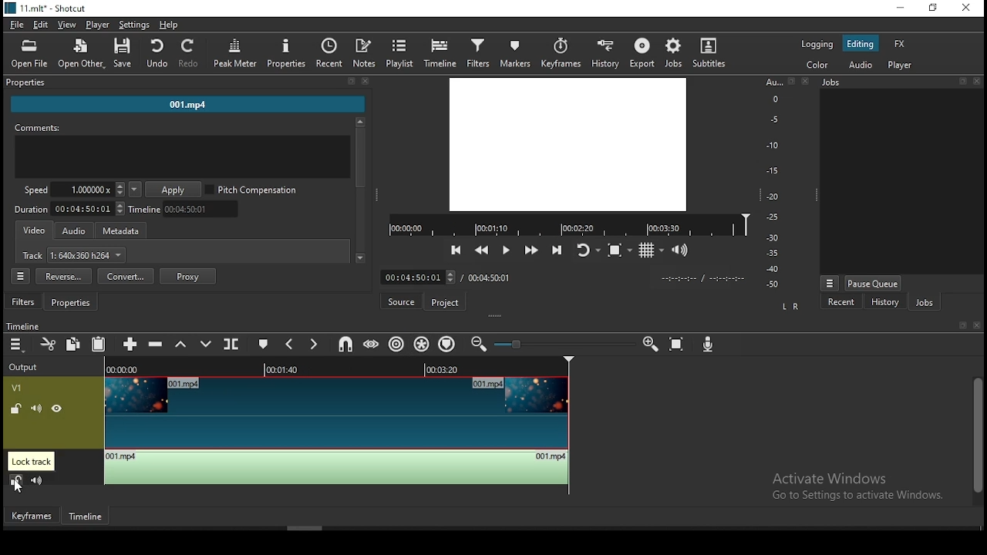 Image resolution: width=987 pixels, height=555 pixels. What do you see at coordinates (30, 54) in the screenshot?
I see `open file` at bounding box center [30, 54].